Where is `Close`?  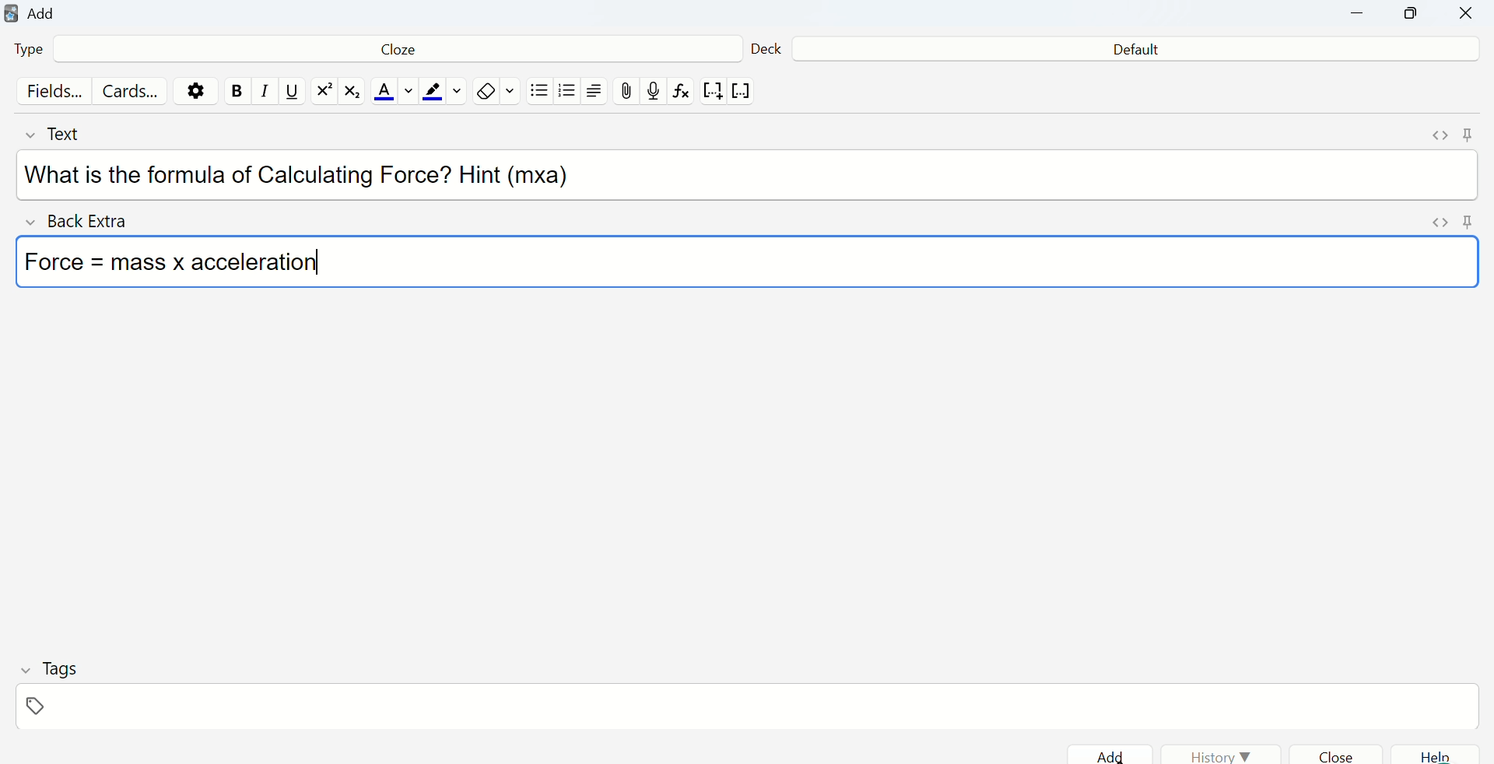
Close is located at coordinates (1464, 16).